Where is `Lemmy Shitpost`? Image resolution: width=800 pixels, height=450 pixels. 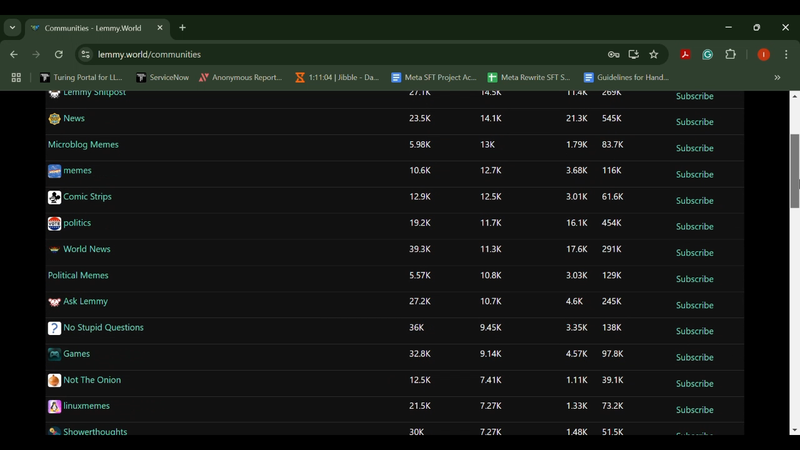
Lemmy Shitpost is located at coordinates (90, 96).